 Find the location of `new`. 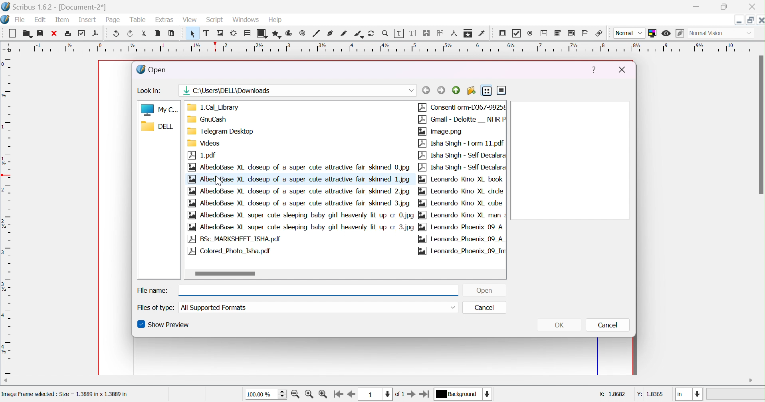

new is located at coordinates (11, 32).